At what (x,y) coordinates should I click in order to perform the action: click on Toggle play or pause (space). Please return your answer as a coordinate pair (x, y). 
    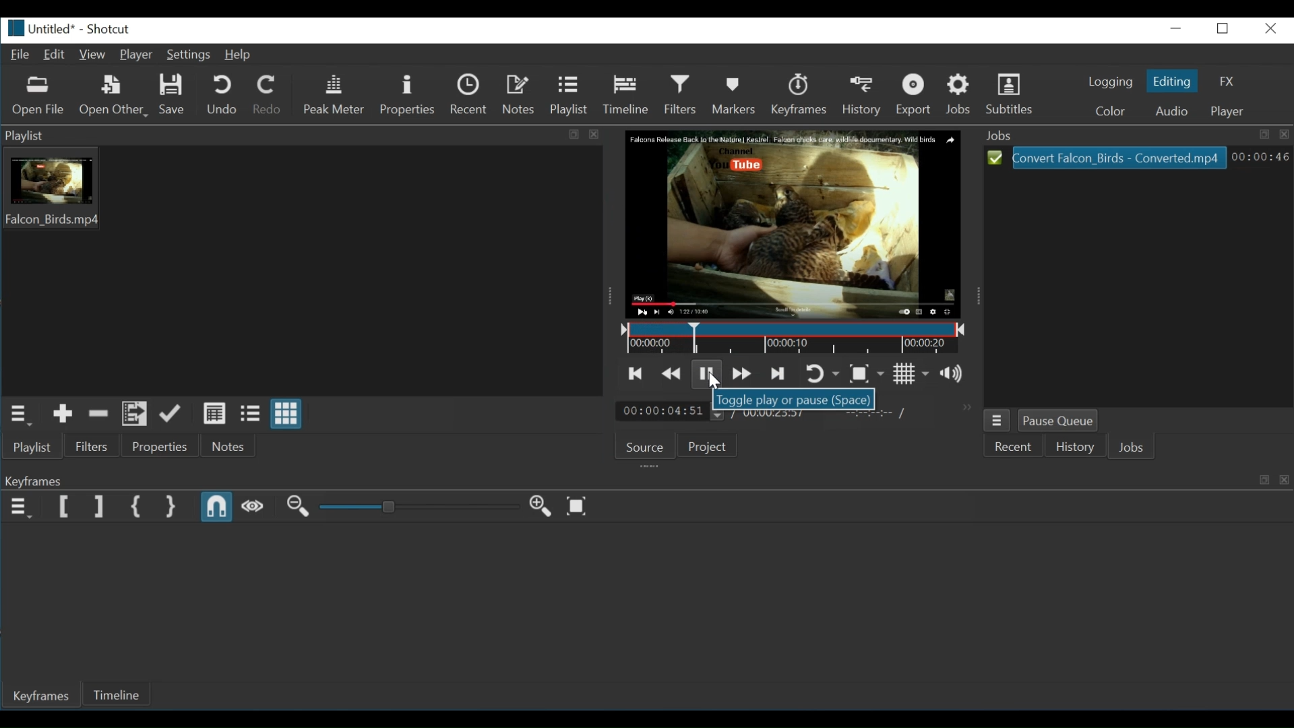
    Looking at the image, I should click on (706, 373).